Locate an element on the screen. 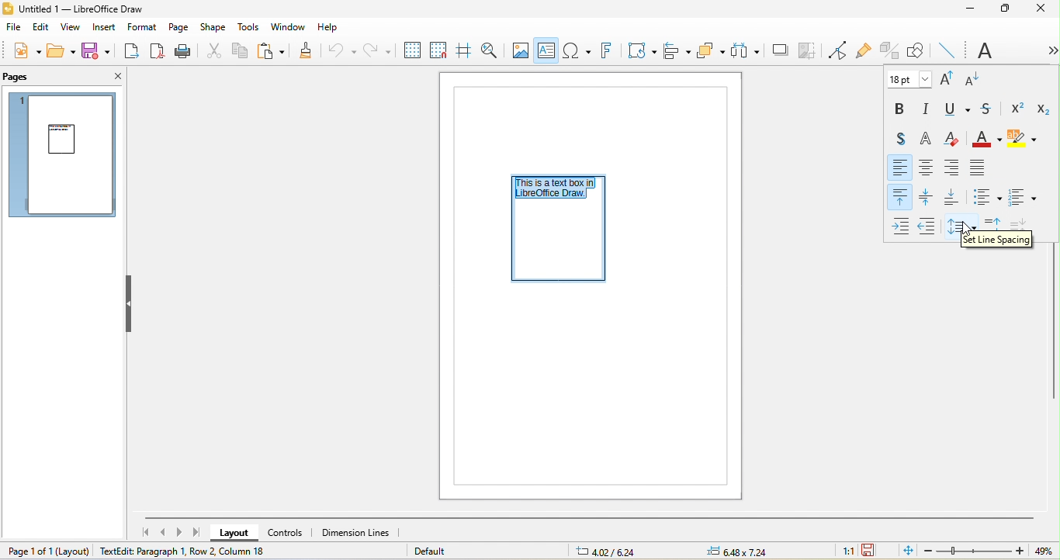 The height and width of the screenshot is (560, 1060). clear direct formatting is located at coordinates (956, 138).